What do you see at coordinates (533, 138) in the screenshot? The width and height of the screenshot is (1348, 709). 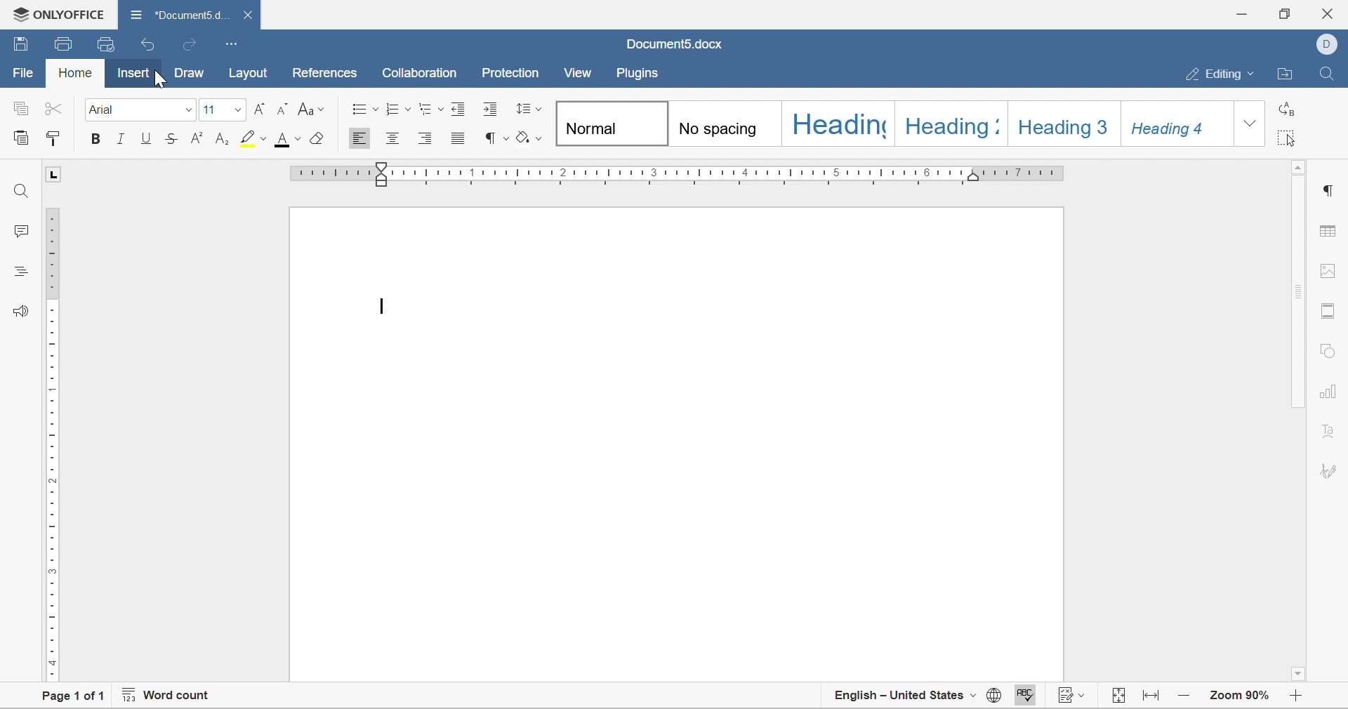 I see `shading` at bounding box center [533, 138].